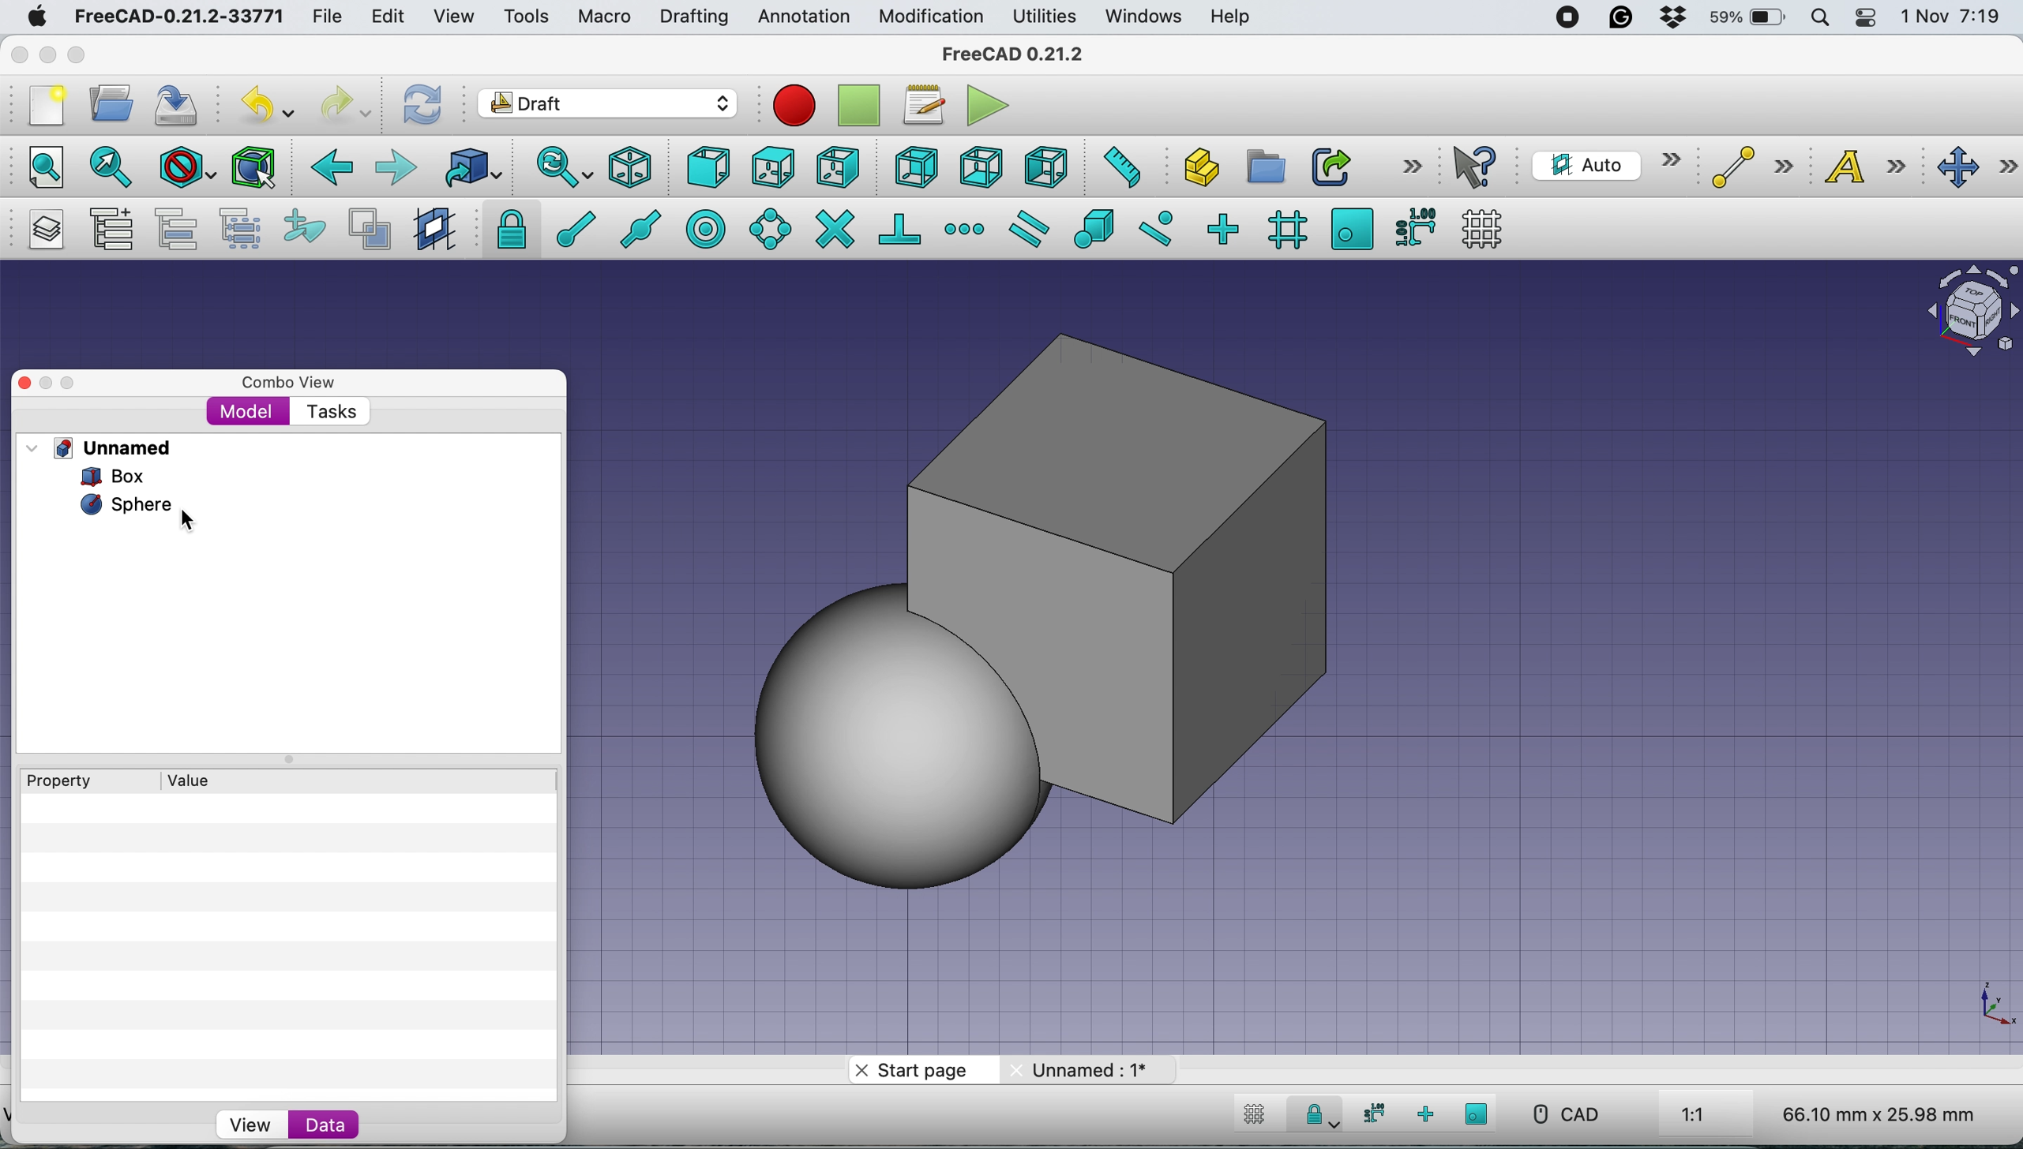  Describe the element at coordinates (21, 383) in the screenshot. I see `close` at that location.